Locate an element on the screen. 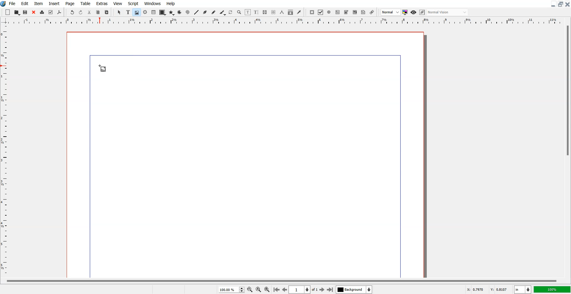  Preflight verifier is located at coordinates (51, 12).